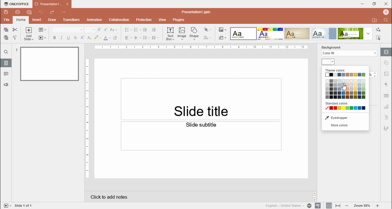  What do you see at coordinates (15, 38) in the screenshot?
I see `copy style` at bounding box center [15, 38].